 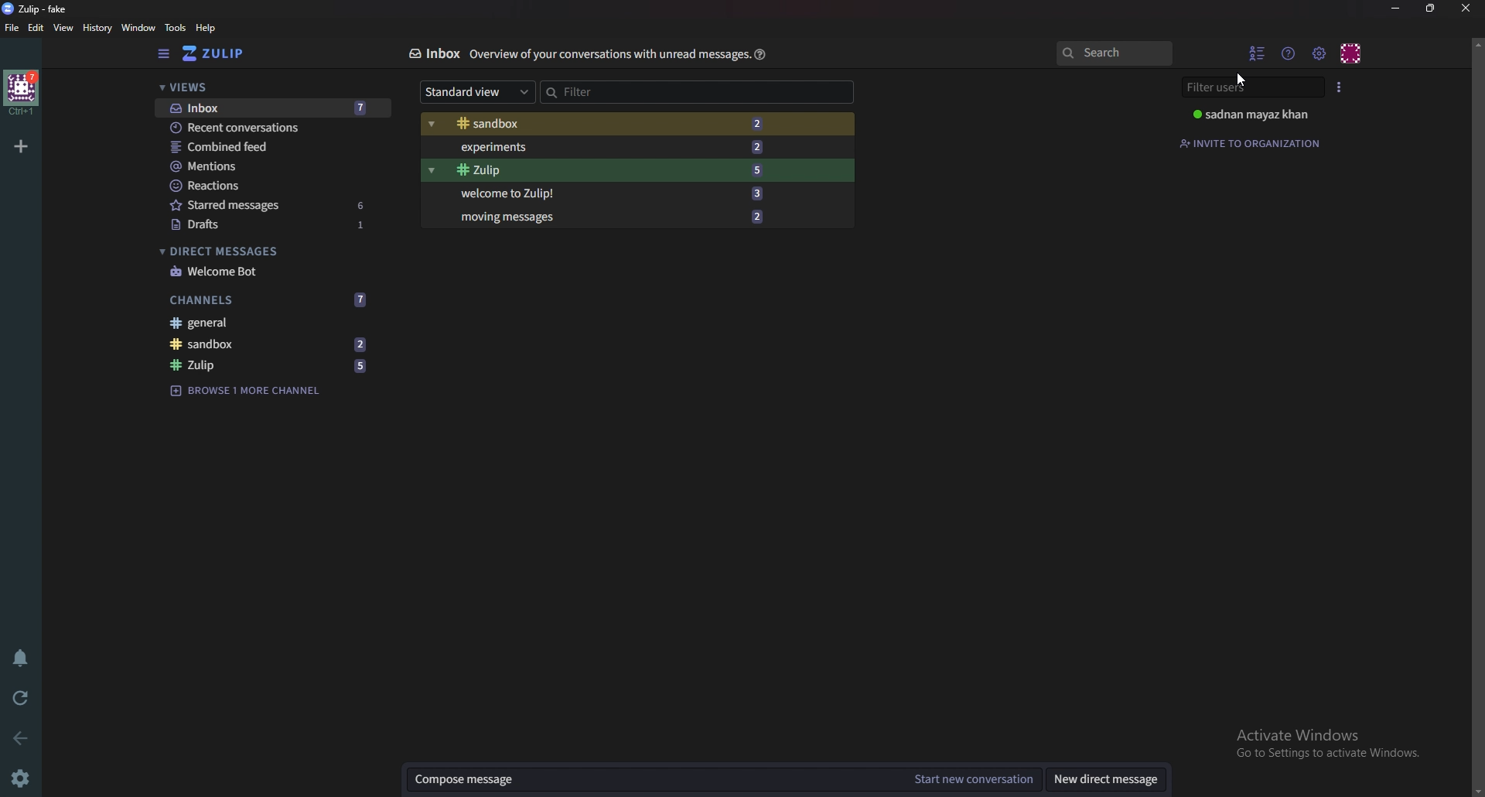 What do you see at coordinates (65, 29) in the screenshot?
I see `view` at bounding box center [65, 29].